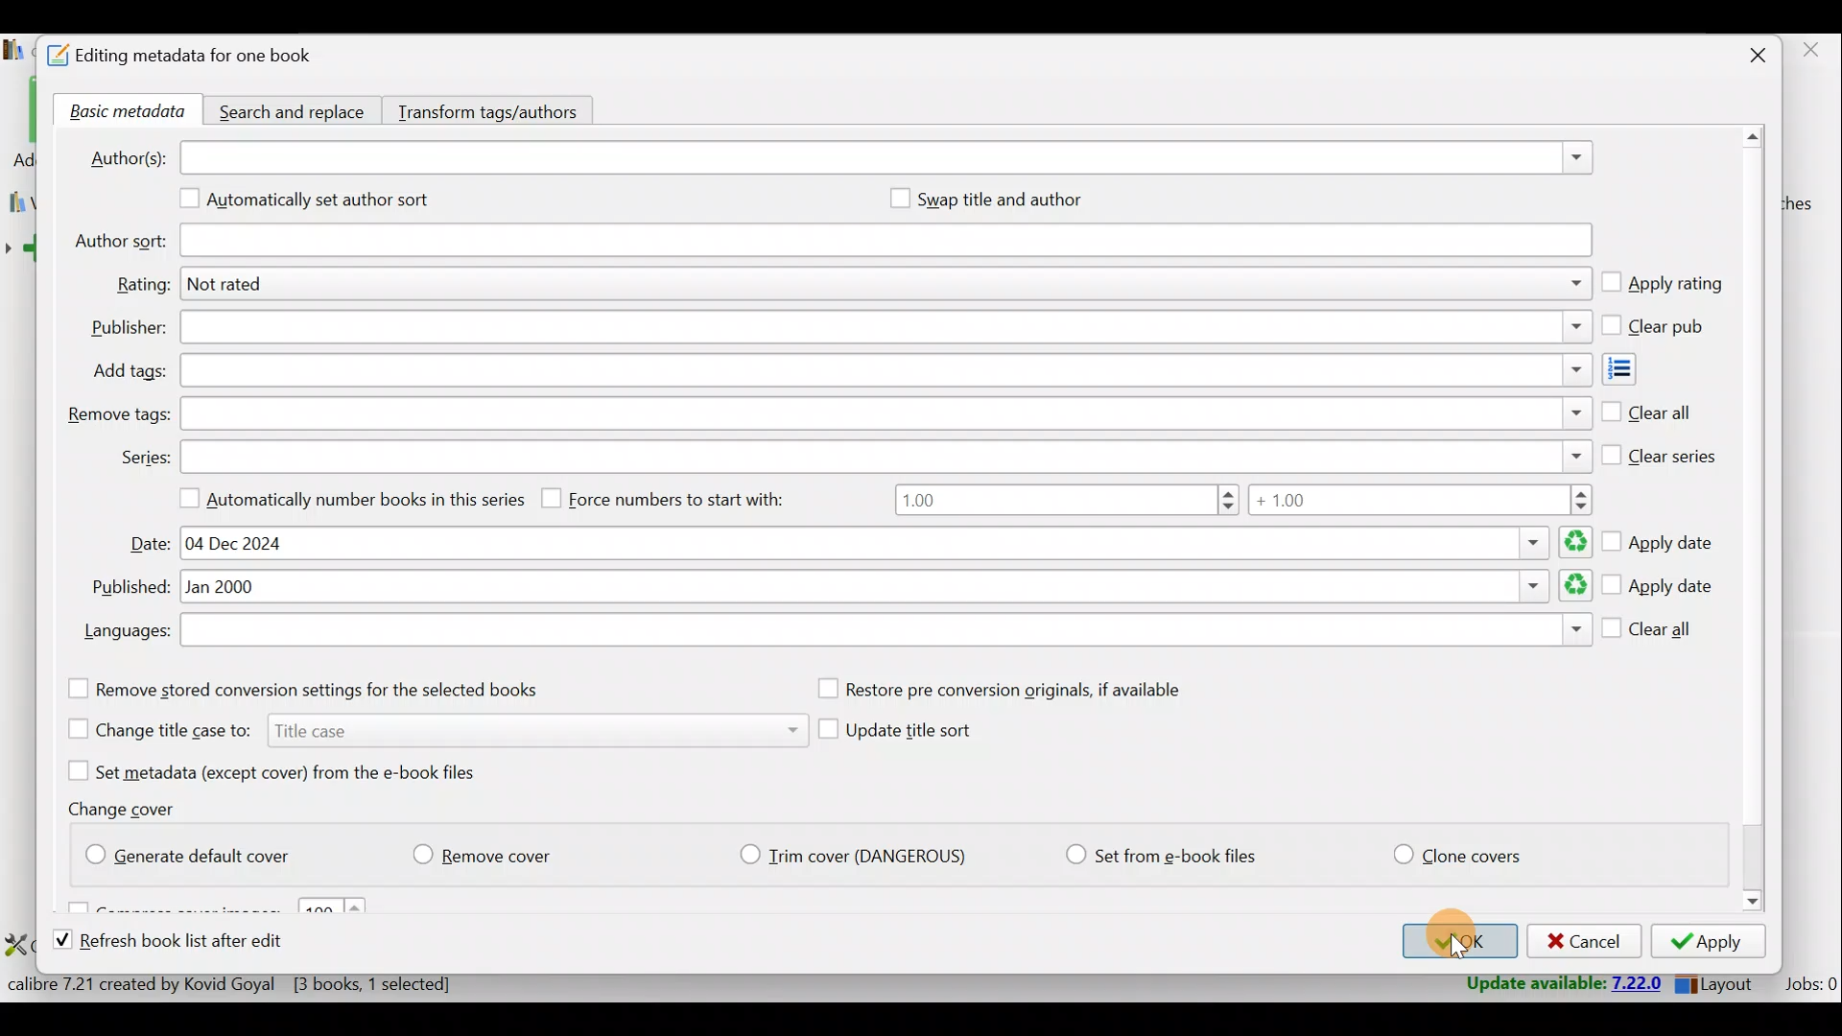 The height and width of the screenshot is (1036, 1842). Describe the element at coordinates (494, 851) in the screenshot. I see `Remove cover` at that location.